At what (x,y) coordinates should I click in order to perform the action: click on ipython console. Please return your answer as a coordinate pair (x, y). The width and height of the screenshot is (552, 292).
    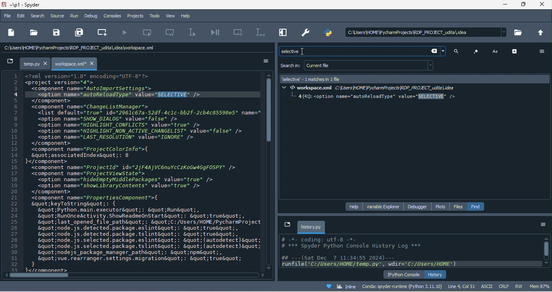
    Looking at the image, I should click on (404, 274).